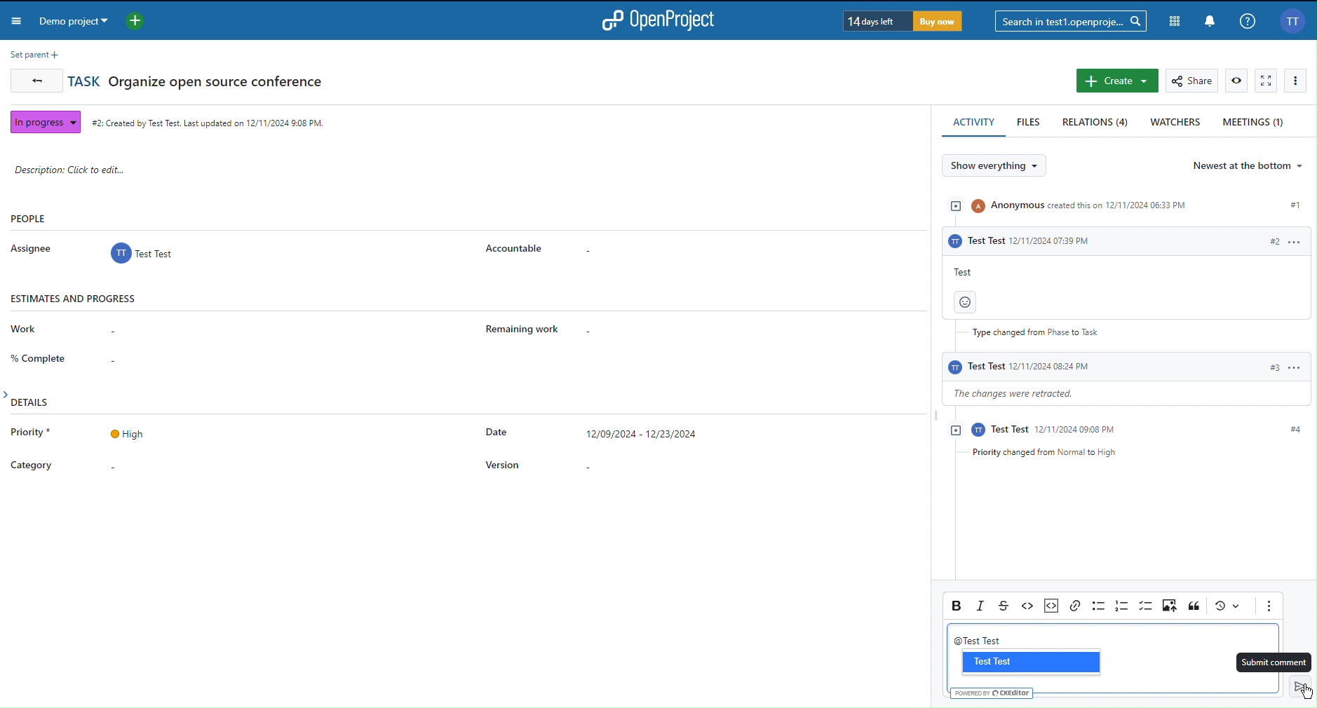 The width and height of the screenshot is (1317, 708). Describe the element at coordinates (389, 445) in the screenshot. I see `Details` at that location.